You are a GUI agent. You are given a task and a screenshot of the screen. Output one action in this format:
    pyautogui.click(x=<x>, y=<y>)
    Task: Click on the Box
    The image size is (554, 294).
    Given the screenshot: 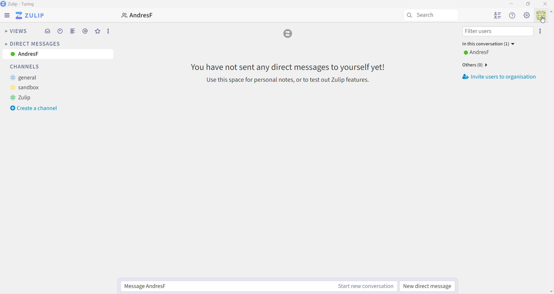 What is the action you would take?
    pyautogui.click(x=528, y=4)
    